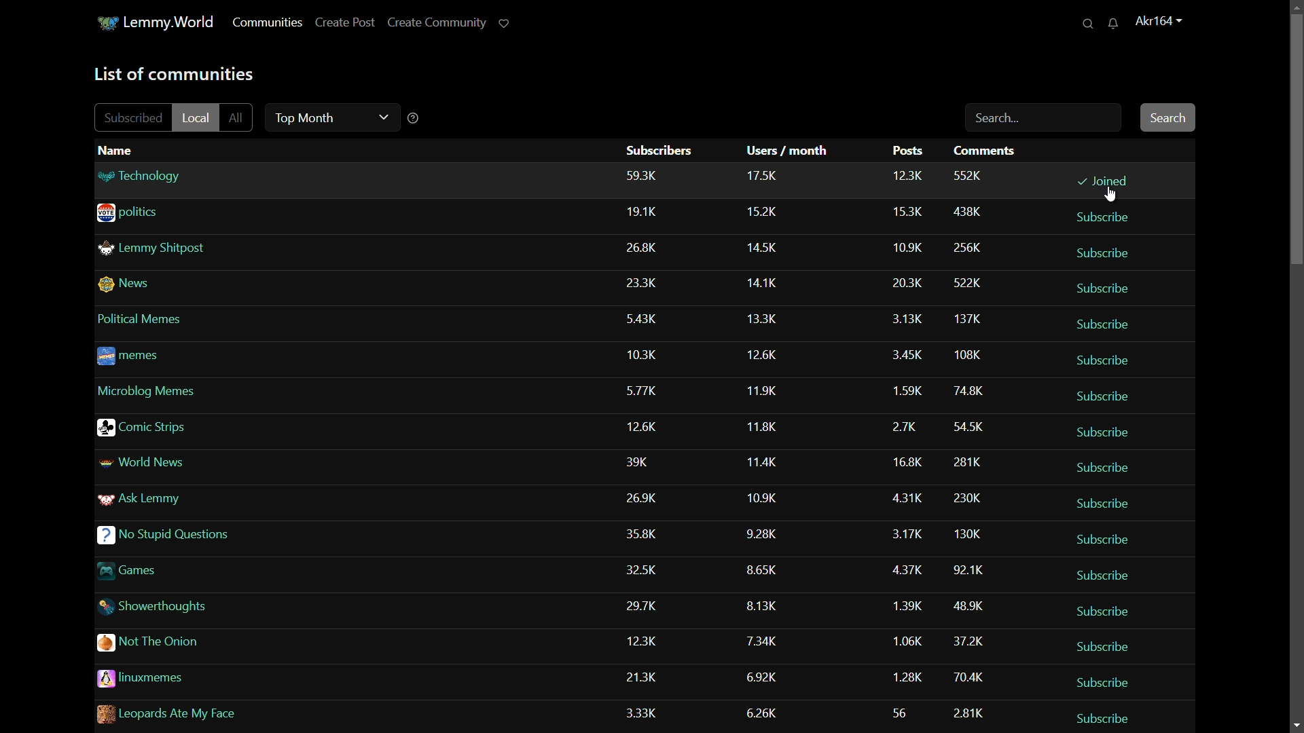 The width and height of the screenshot is (1304, 733). I want to click on posts, so click(908, 244).